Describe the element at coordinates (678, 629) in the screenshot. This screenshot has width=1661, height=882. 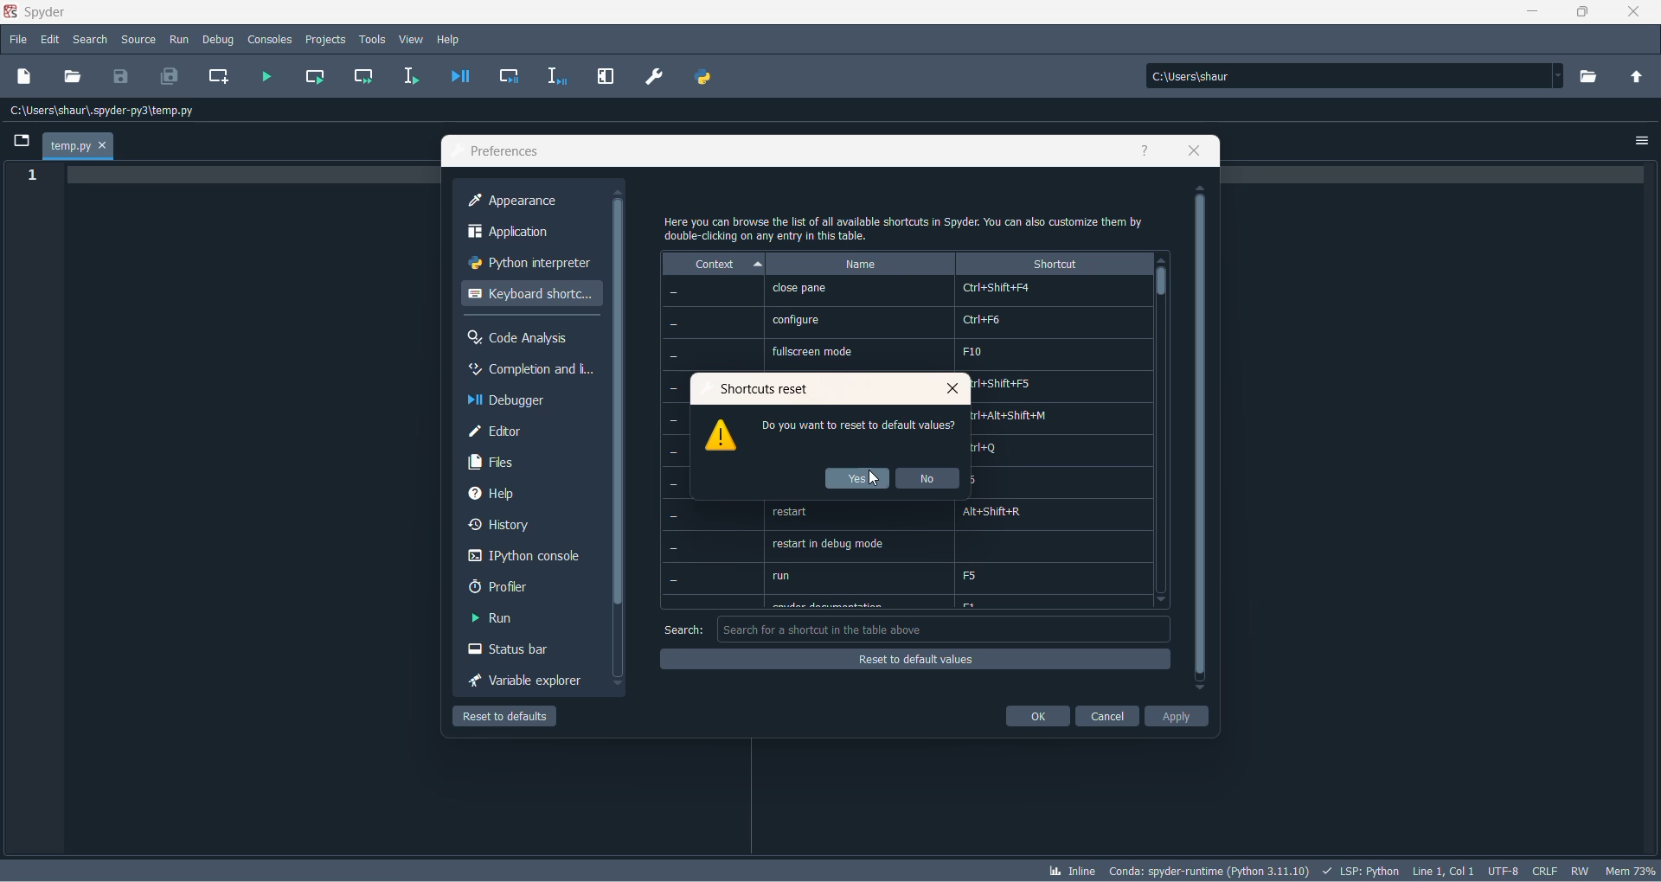
I see `search ` at that location.